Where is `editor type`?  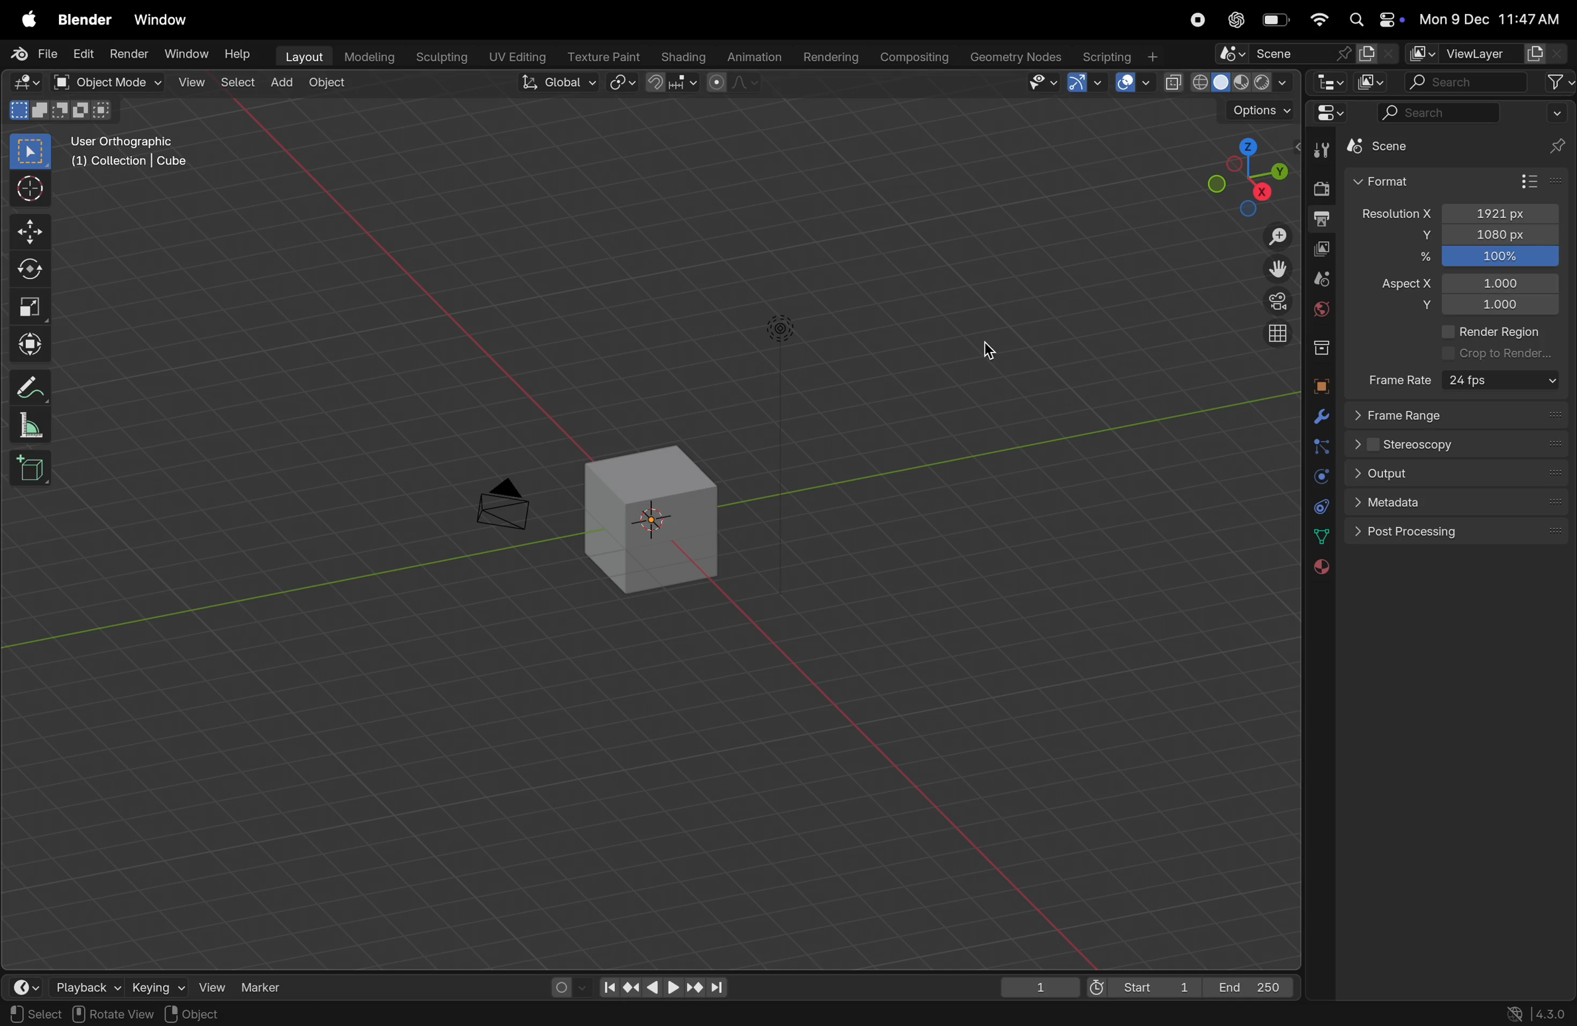
editor type is located at coordinates (1329, 82).